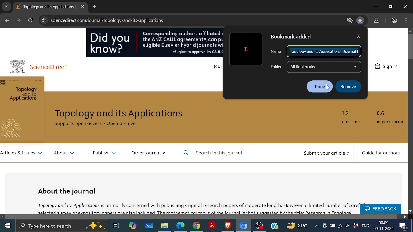 This screenshot has width=413, height=232. What do you see at coordinates (297, 37) in the screenshot?
I see `bookmark added` at bounding box center [297, 37].